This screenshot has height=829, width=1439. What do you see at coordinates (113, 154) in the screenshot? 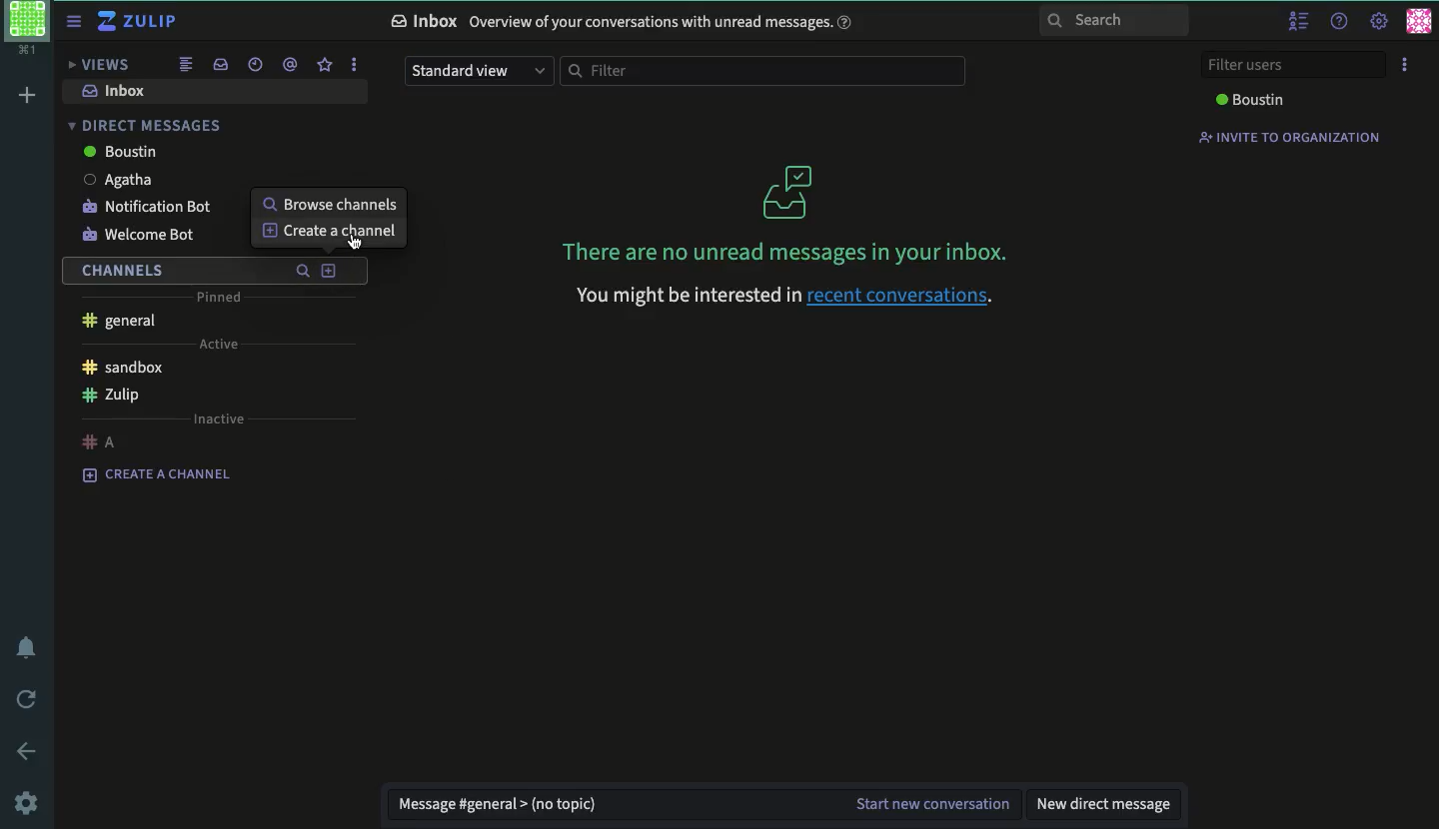
I see `boustin` at bounding box center [113, 154].